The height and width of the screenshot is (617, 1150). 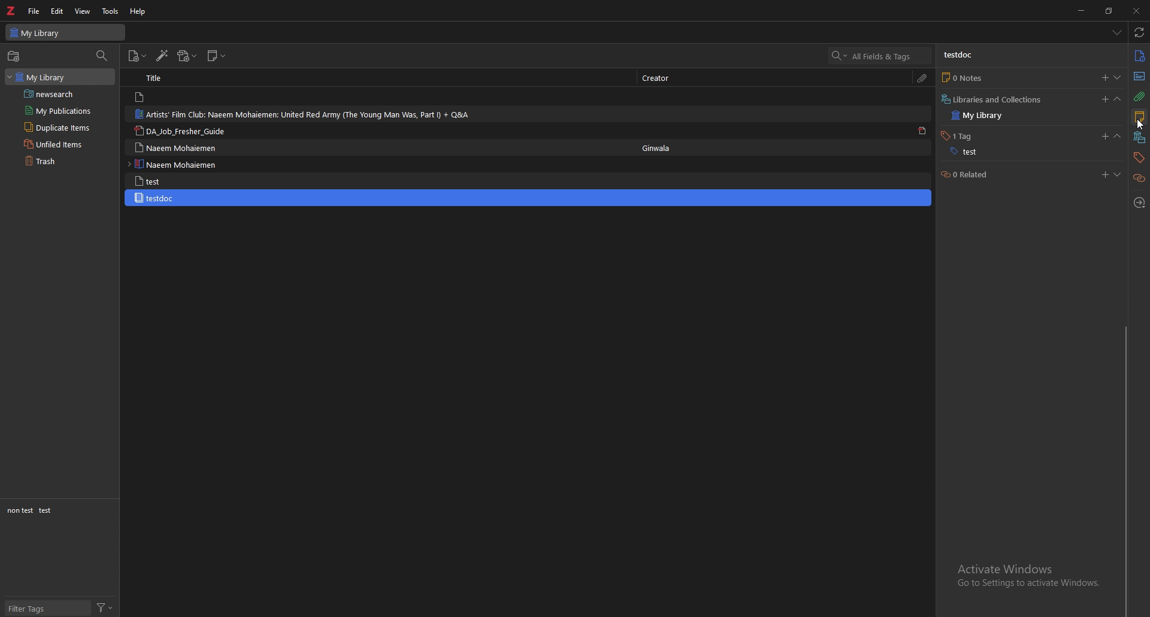 I want to click on filter collections, so click(x=102, y=56).